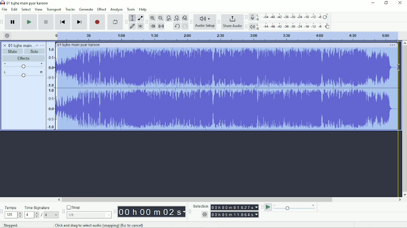  Describe the element at coordinates (140, 17) in the screenshot. I see `Envelope tool` at that location.